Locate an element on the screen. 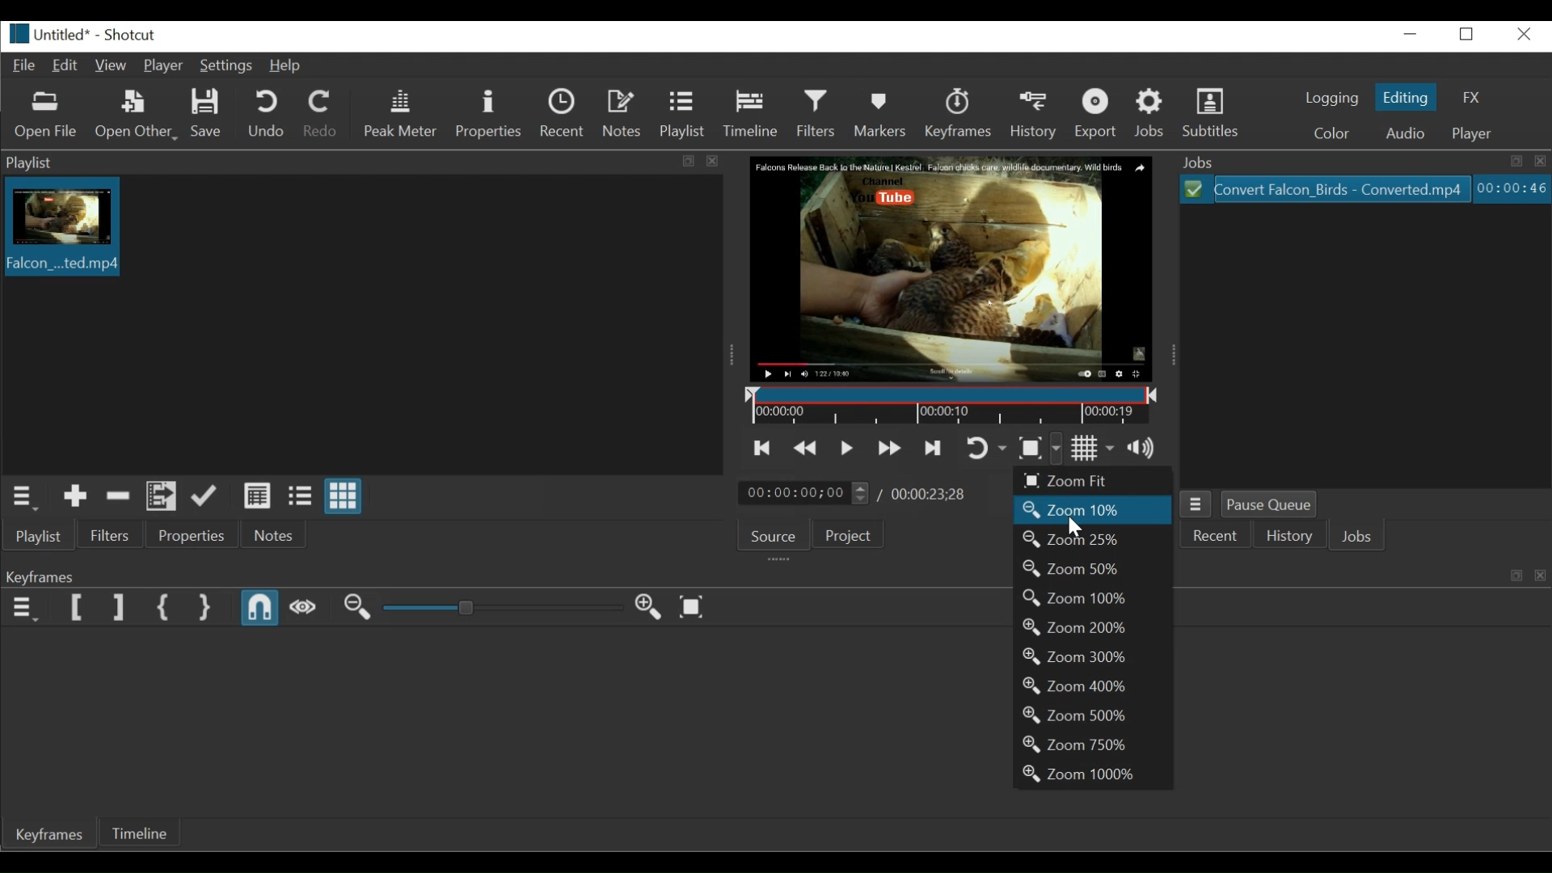  View as details is located at coordinates (258, 497).